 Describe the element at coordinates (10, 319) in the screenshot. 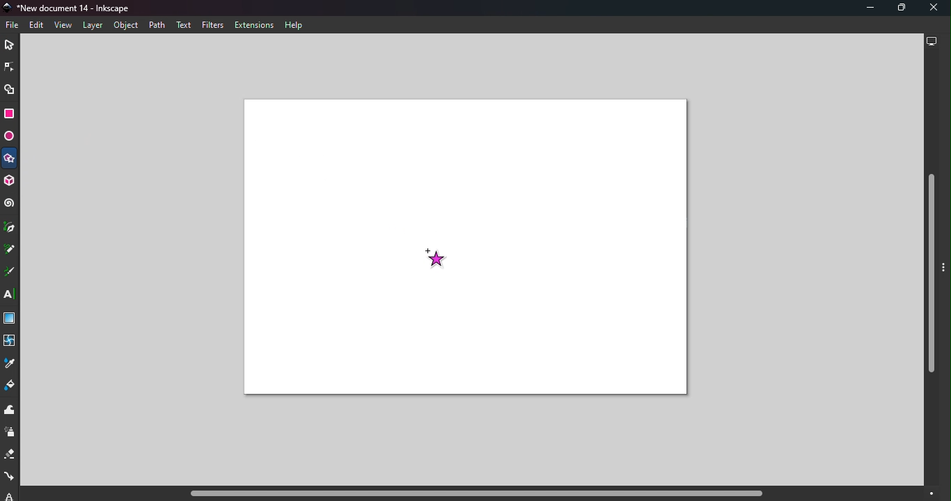

I see `Gradient tool` at that location.